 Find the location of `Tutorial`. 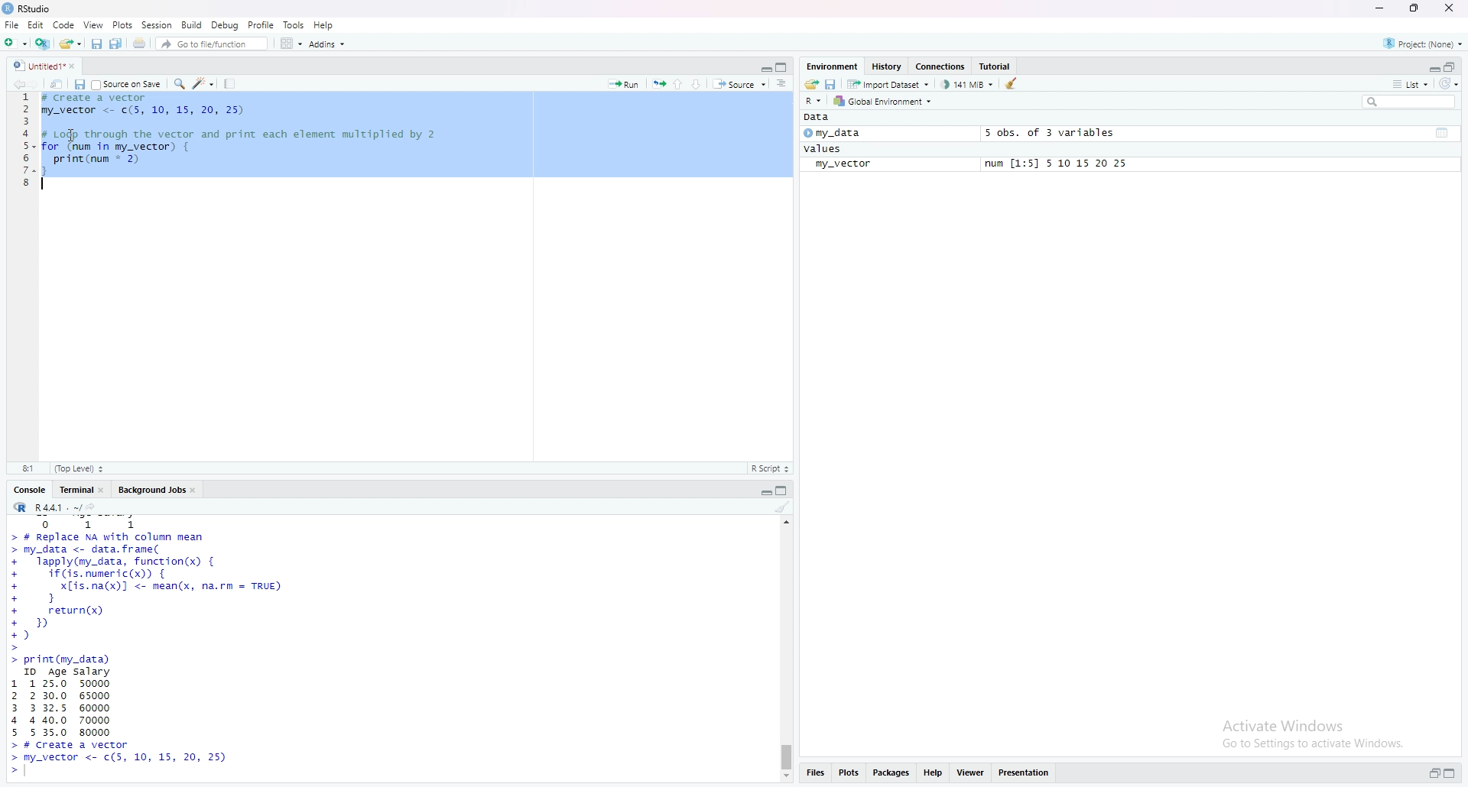

Tutorial is located at coordinates (997, 65).